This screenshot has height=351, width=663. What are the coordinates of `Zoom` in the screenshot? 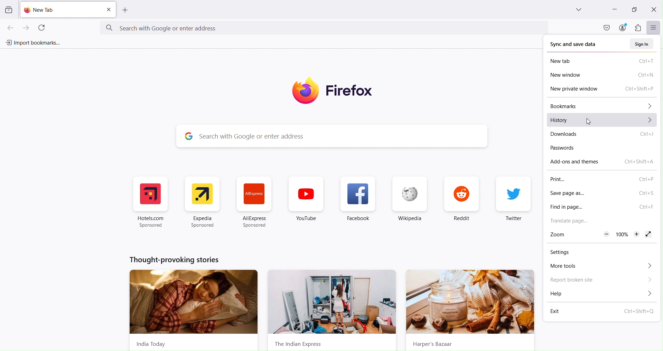 It's located at (560, 235).